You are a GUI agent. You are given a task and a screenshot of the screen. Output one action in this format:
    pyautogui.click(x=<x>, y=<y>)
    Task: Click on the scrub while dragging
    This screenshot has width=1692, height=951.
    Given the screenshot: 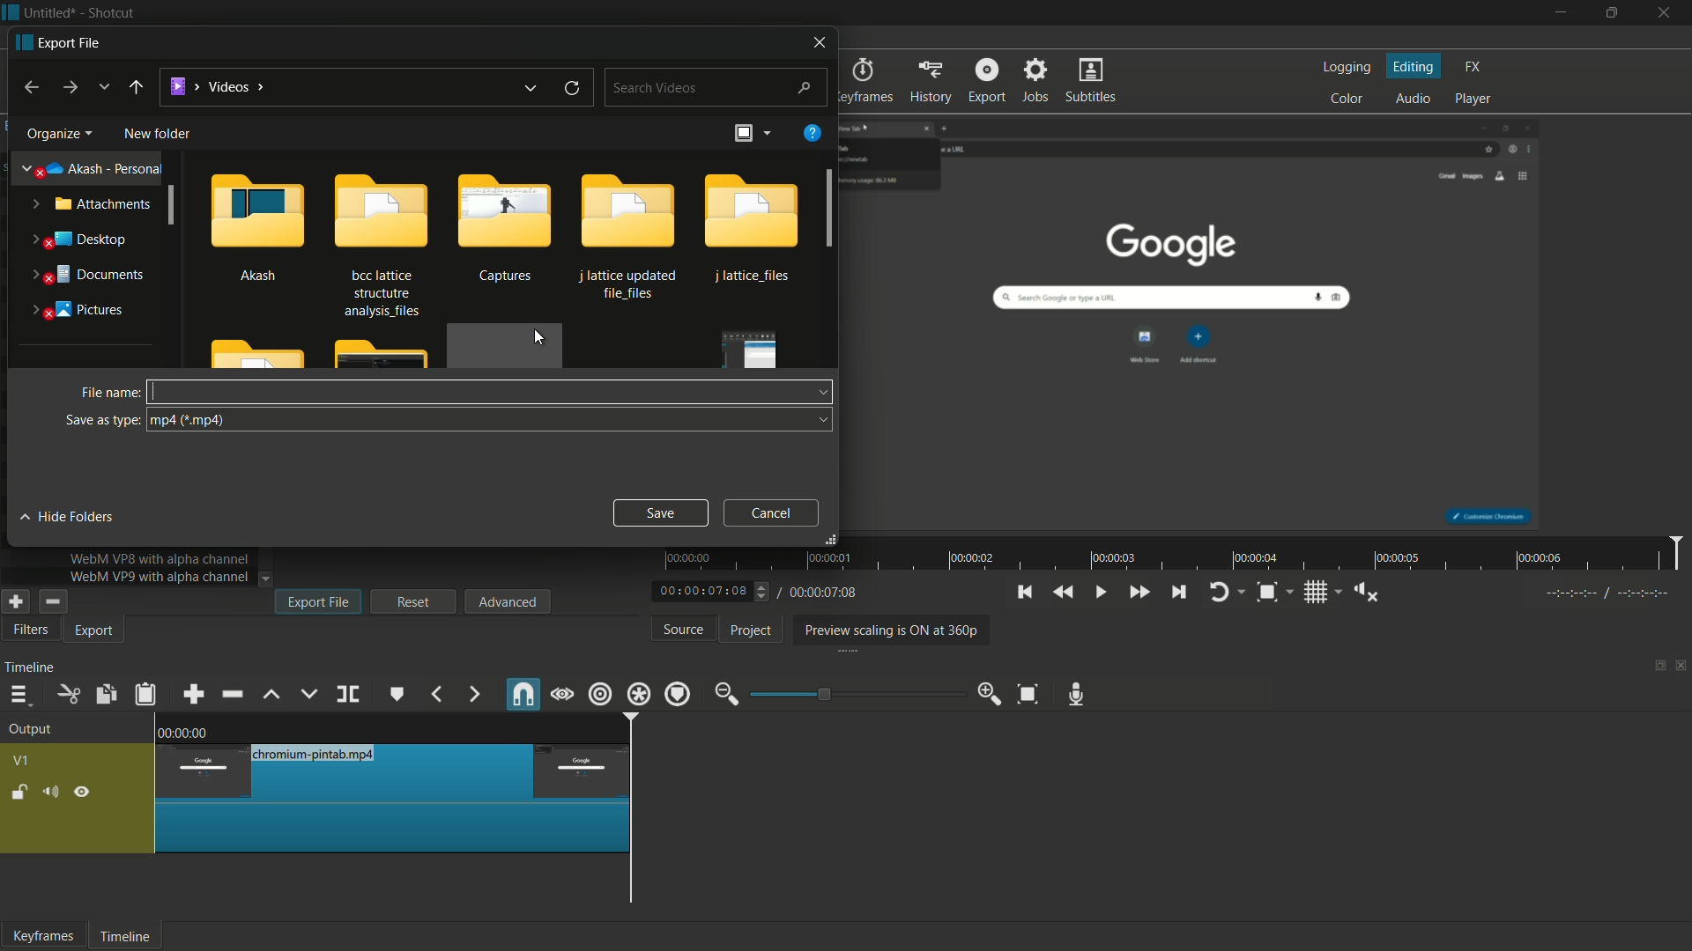 What is the action you would take?
    pyautogui.click(x=563, y=697)
    